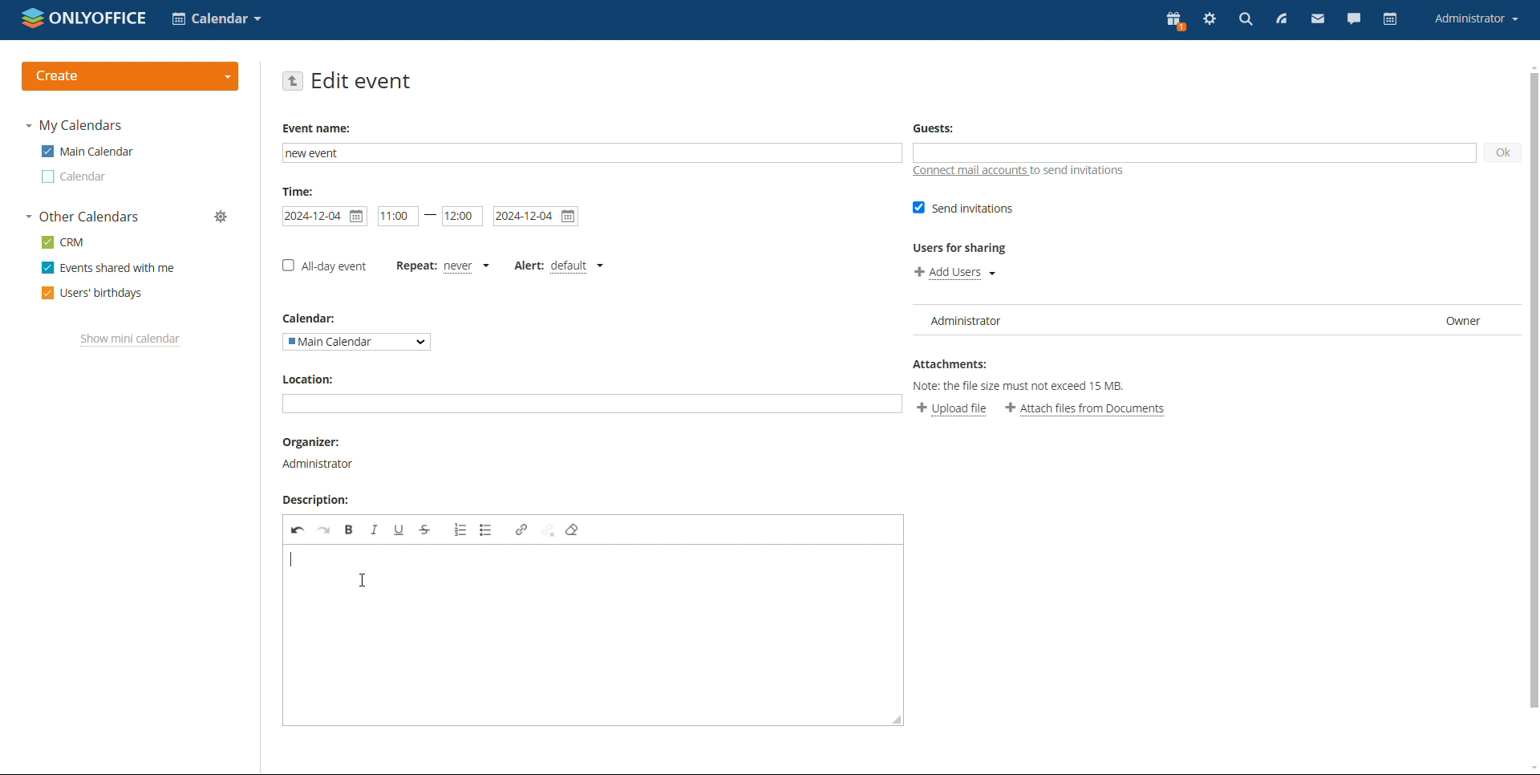 The height and width of the screenshot is (775, 1540). What do you see at coordinates (1530, 767) in the screenshot?
I see `scroll down` at bounding box center [1530, 767].